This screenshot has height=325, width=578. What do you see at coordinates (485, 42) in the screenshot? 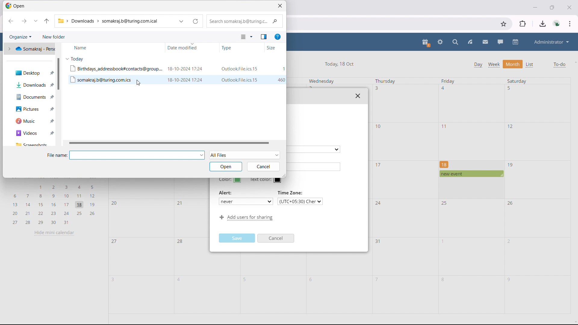
I see `mail` at bounding box center [485, 42].